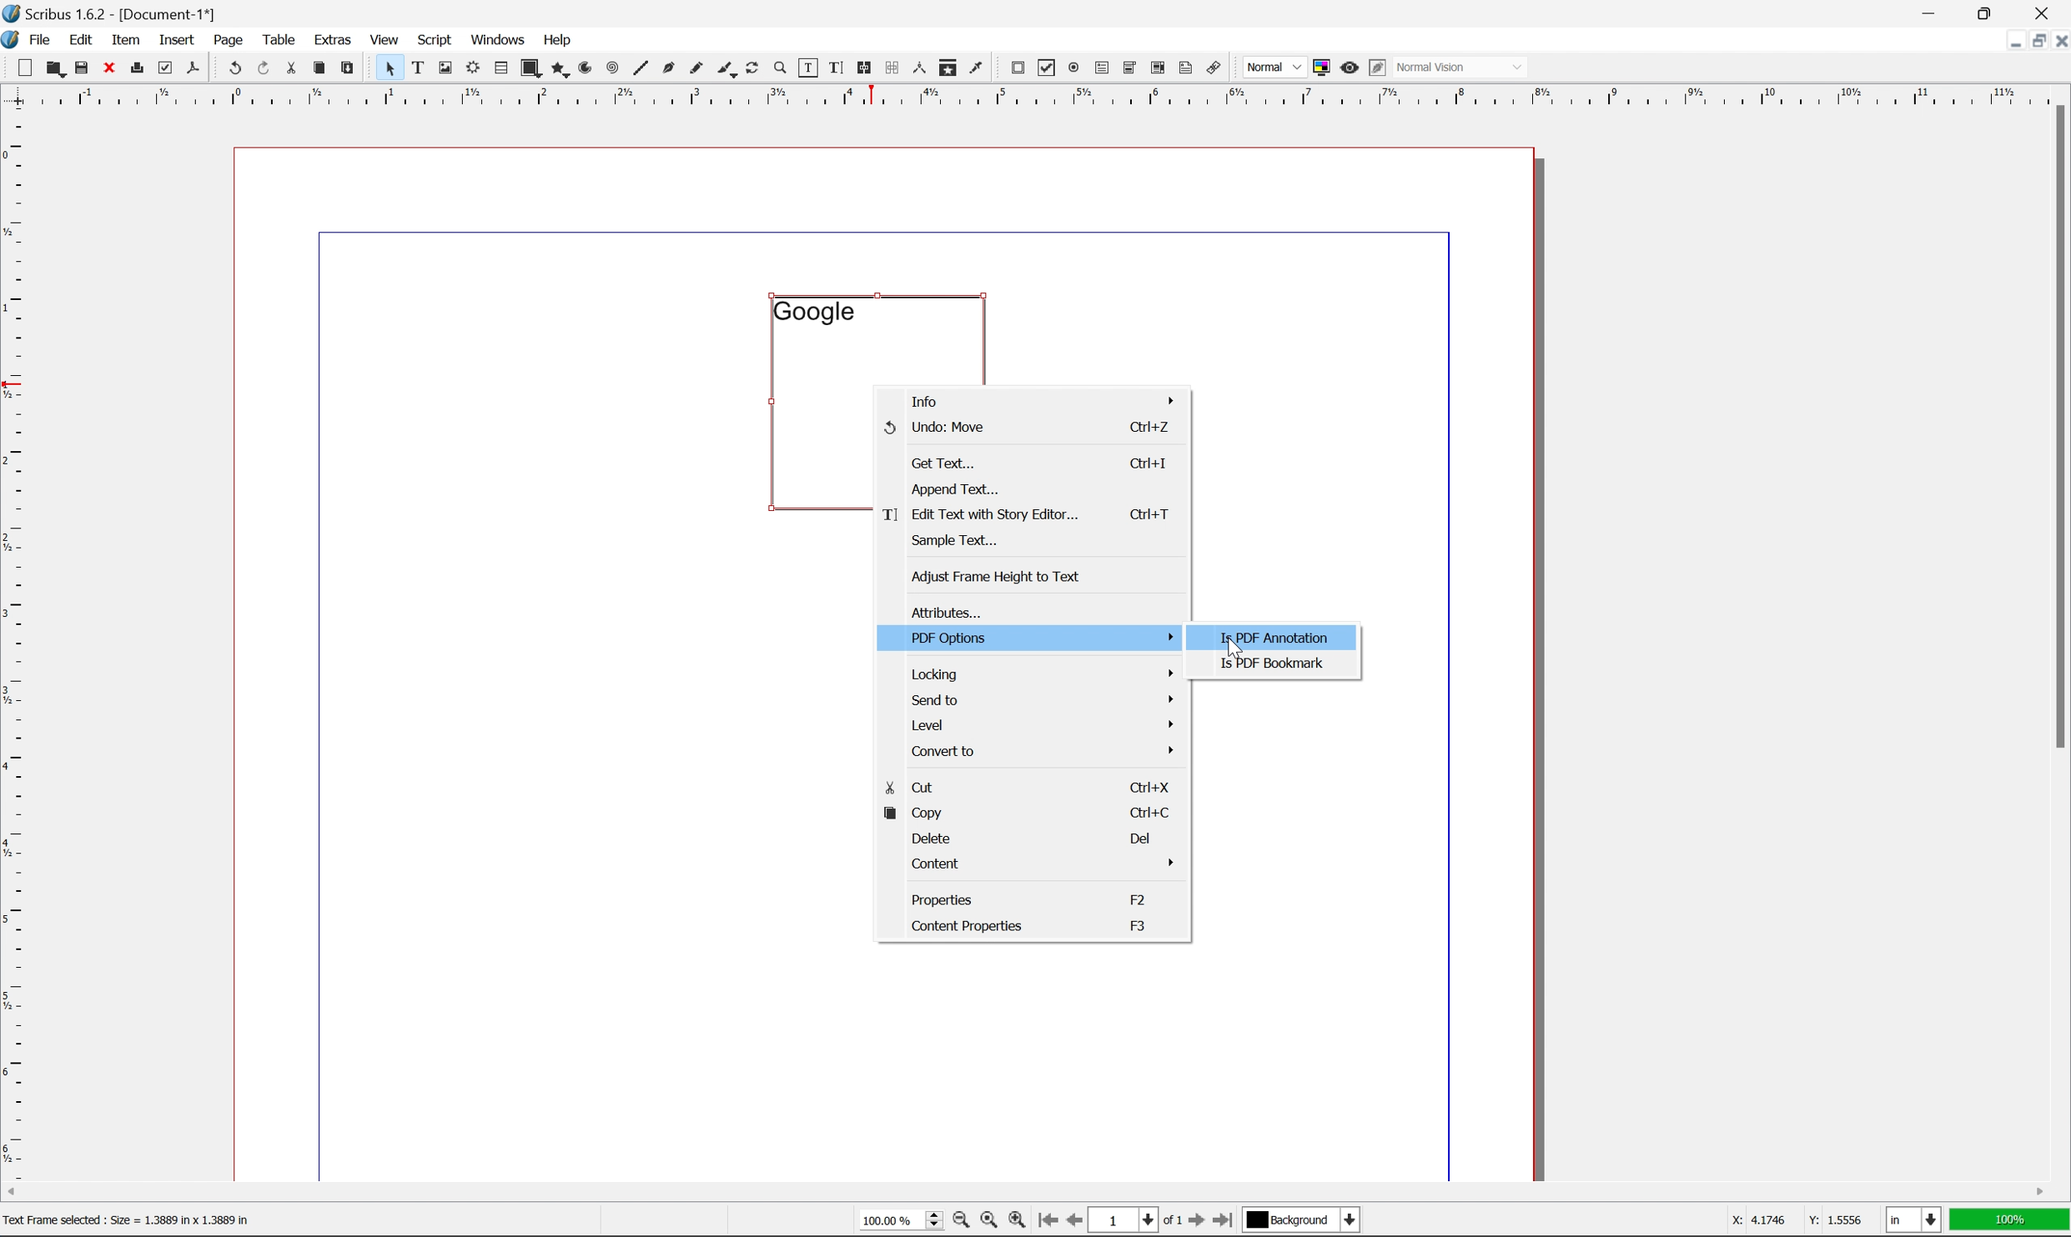 The width and height of the screenshot is (2071, 1237). I want to click on render frame, so click(471, 67).